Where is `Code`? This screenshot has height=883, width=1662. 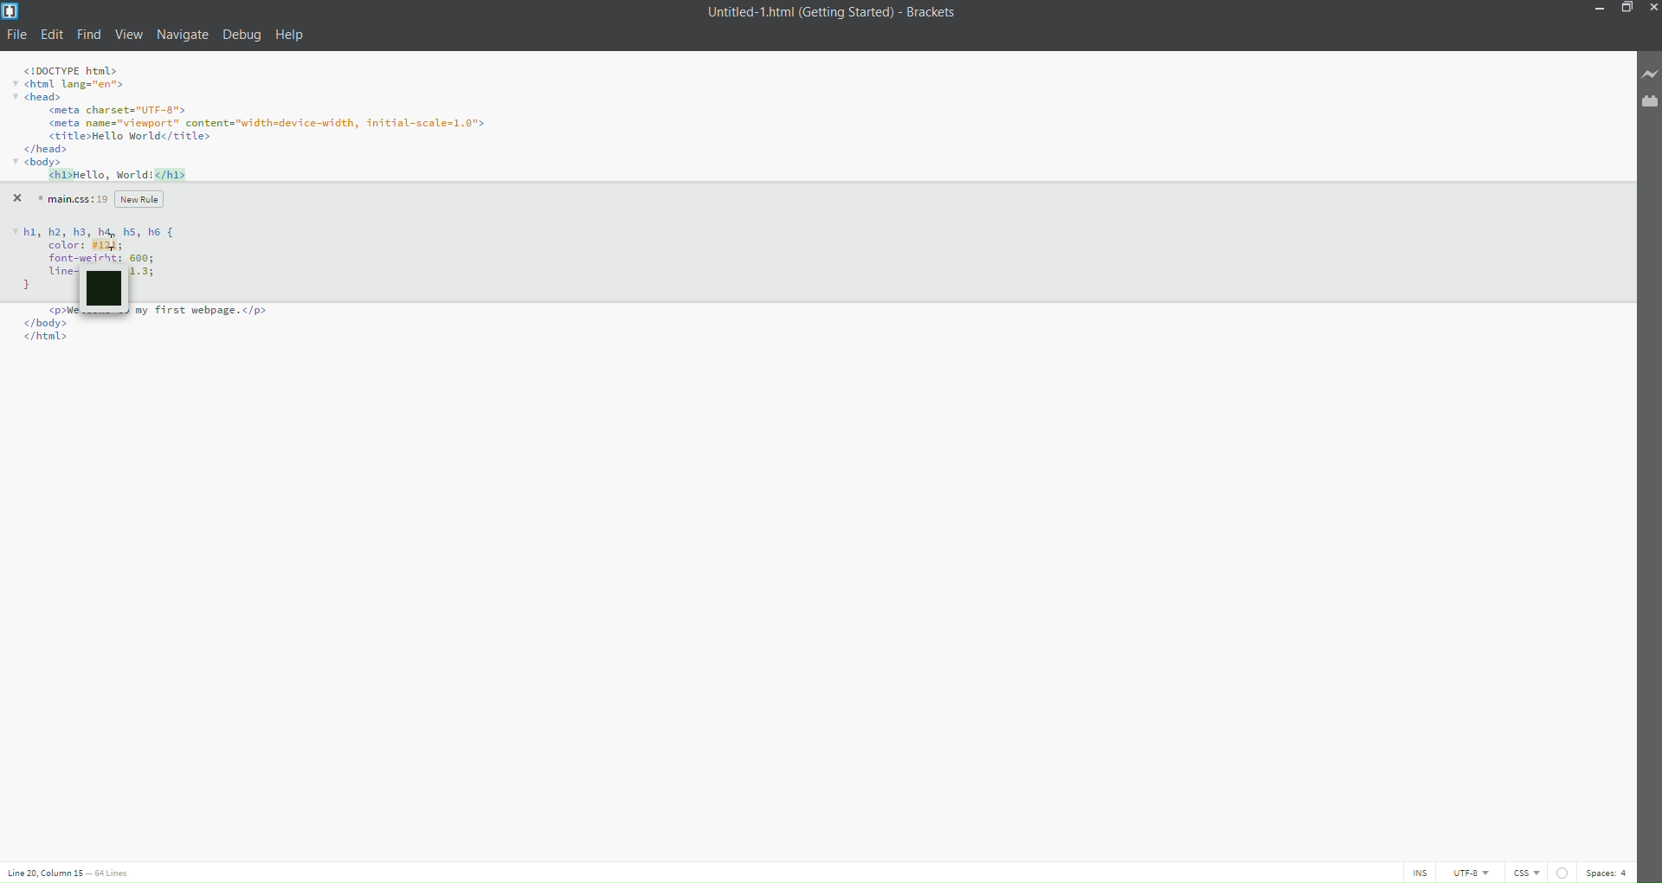 Code is located at coordinates (103, 242).